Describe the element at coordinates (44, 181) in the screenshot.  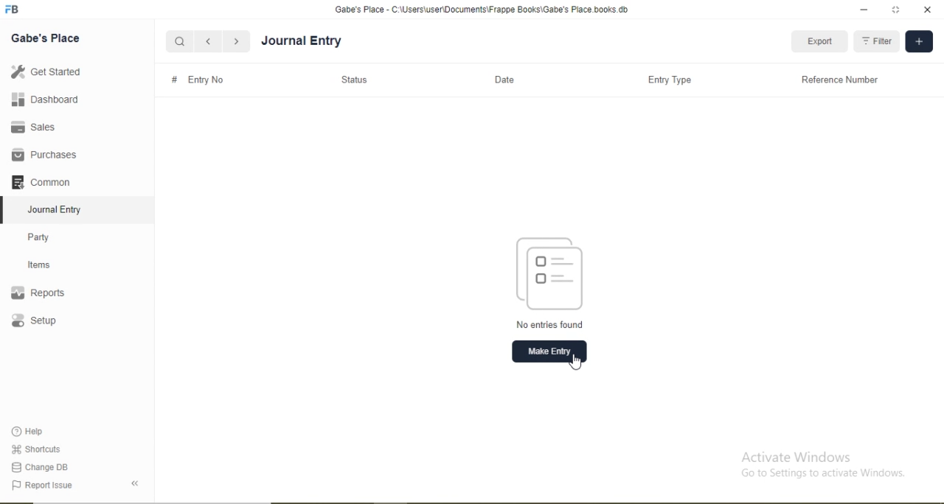
I see `Common` at that location.